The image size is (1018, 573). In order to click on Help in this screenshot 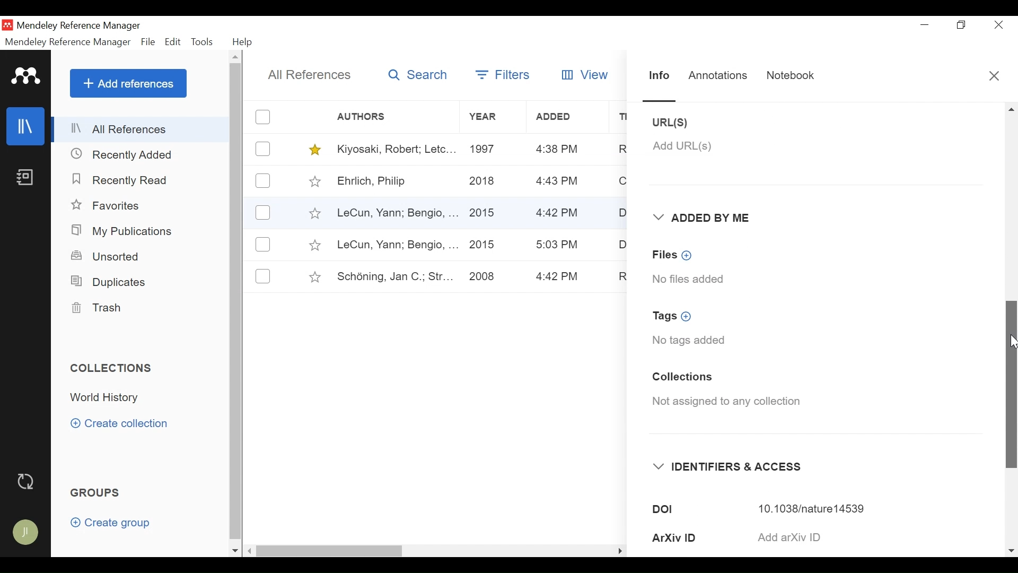, I will do `click(243, 42)`.